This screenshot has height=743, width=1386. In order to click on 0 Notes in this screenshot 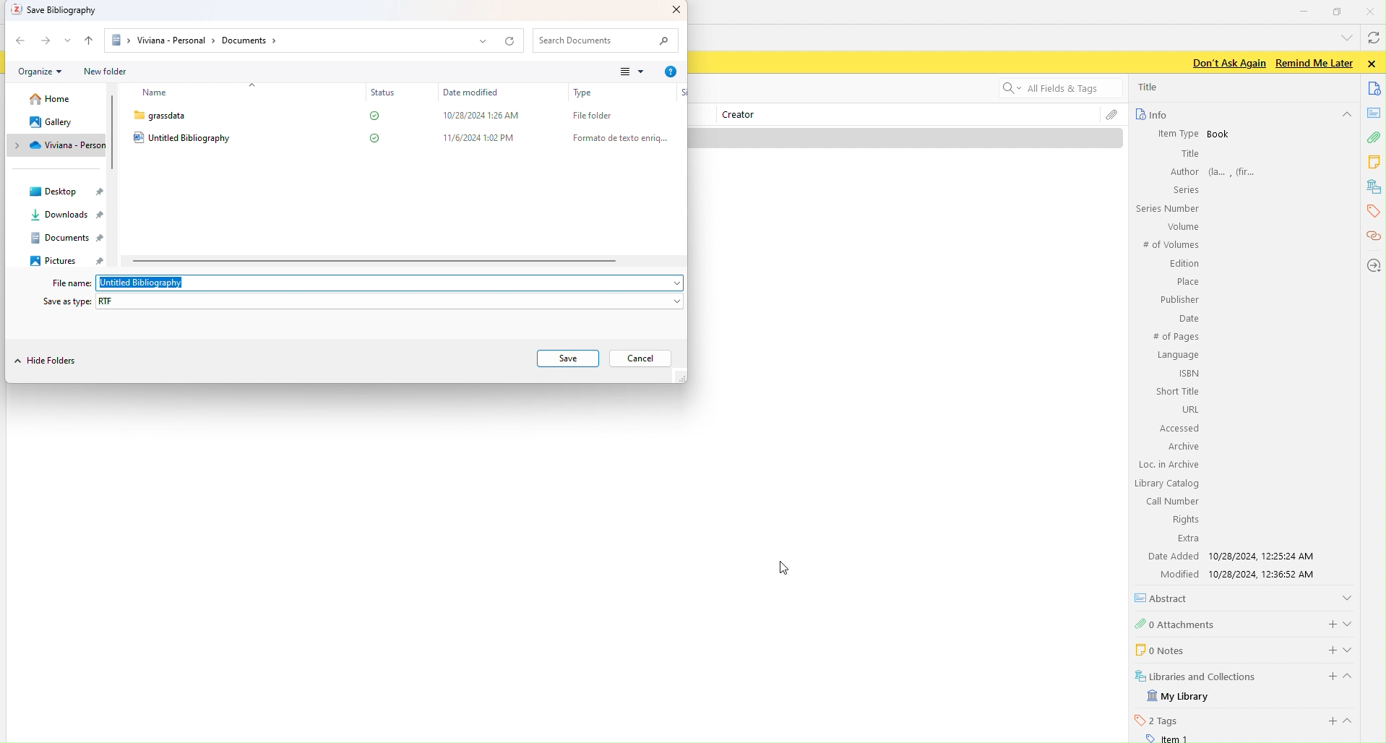, I will do `click(1158, 649)`.